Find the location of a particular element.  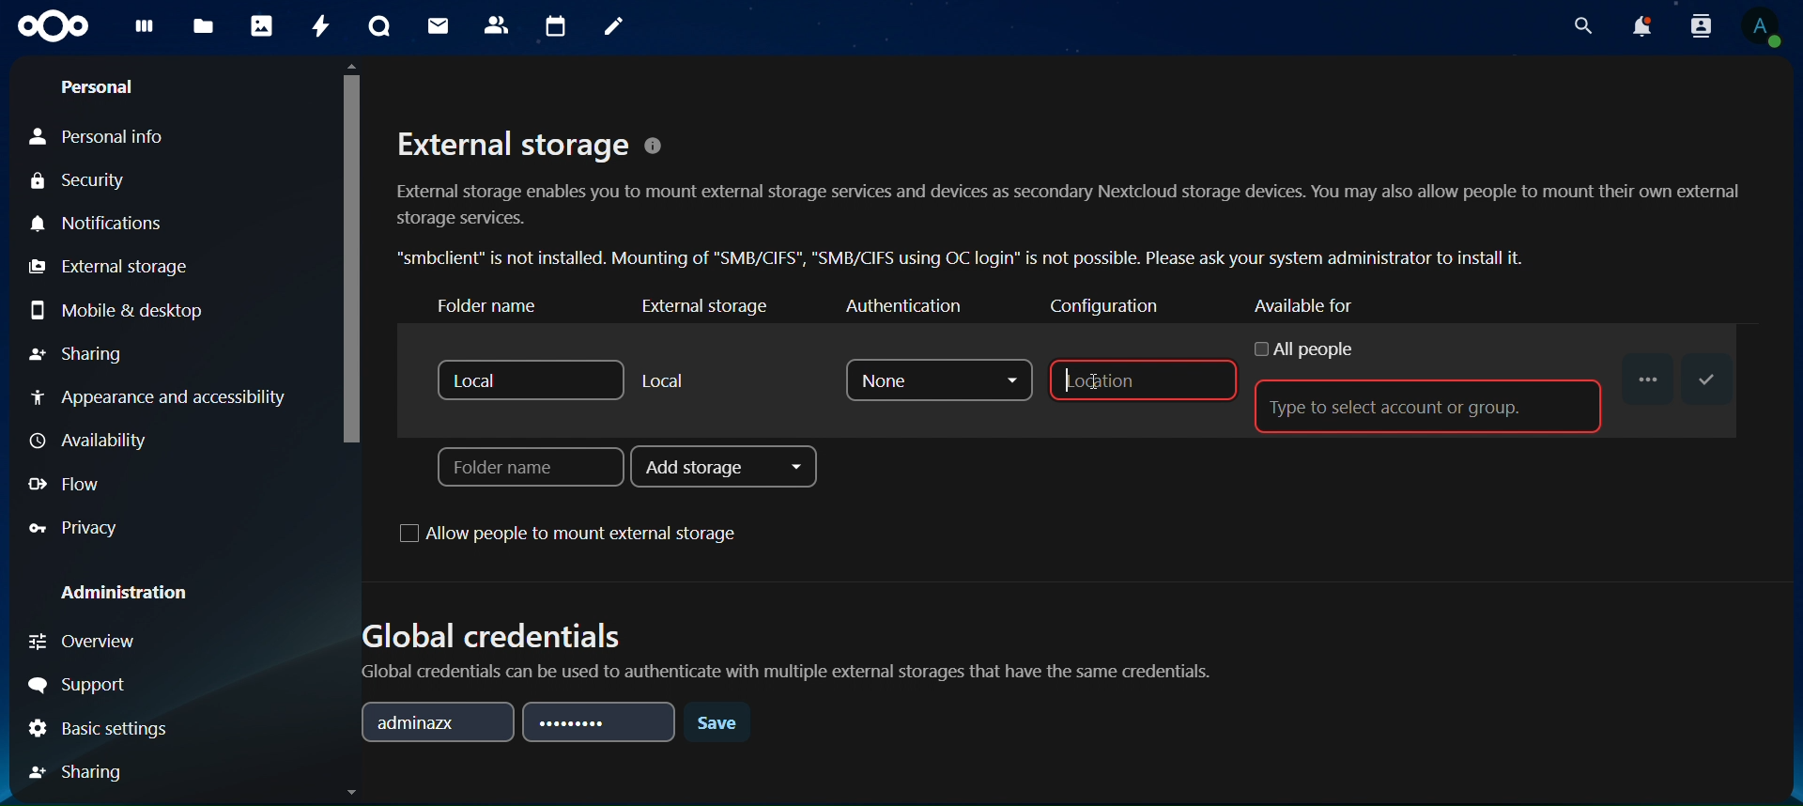

security is located at coordinates (95, 180).